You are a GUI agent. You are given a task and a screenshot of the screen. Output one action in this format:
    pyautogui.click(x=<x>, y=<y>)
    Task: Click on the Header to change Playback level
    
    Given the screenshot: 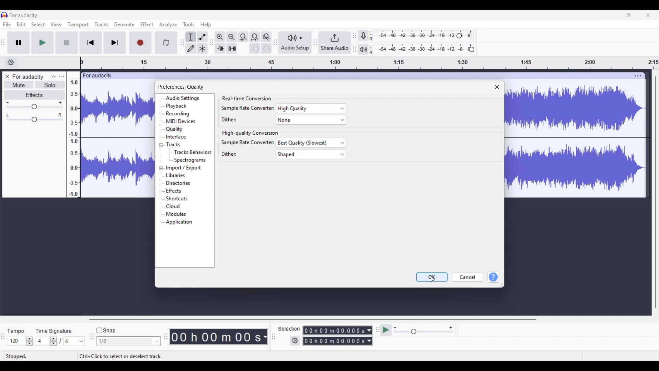 What is the action you would take?
    pyautogui.click(x=471, y=49)
    